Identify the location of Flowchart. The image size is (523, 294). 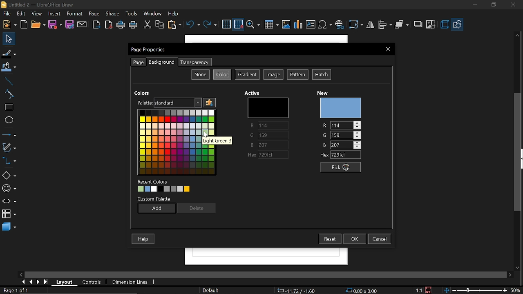
(8, 213).